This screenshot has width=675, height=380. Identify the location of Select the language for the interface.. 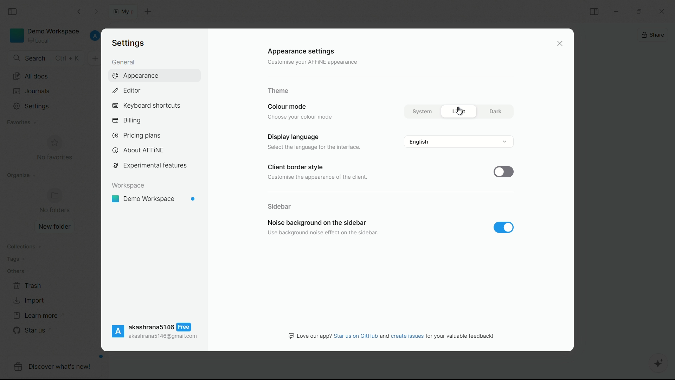
(313, 148).